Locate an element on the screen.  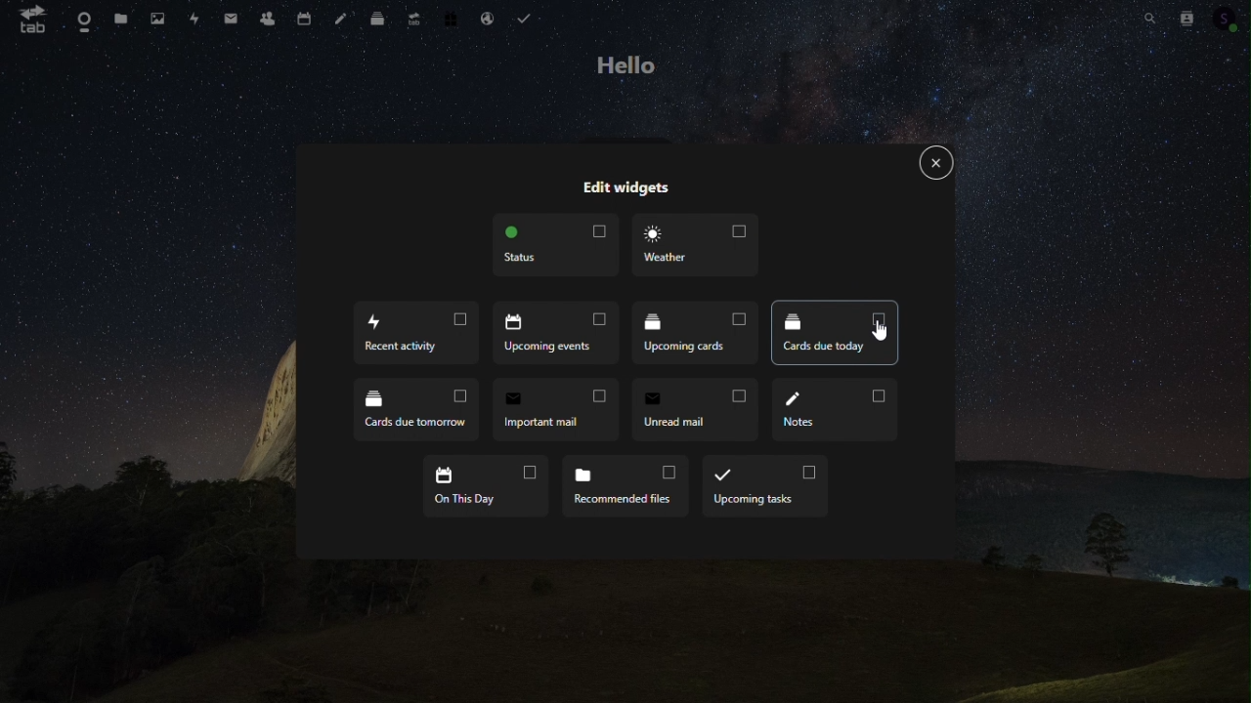
Contacts is located at coordinates (270, 19).